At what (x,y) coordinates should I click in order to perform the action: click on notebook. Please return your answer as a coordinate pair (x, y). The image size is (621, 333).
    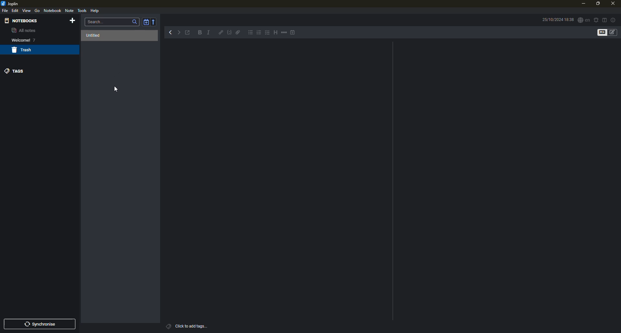
    Looking at the image, I should click on (53, 10).